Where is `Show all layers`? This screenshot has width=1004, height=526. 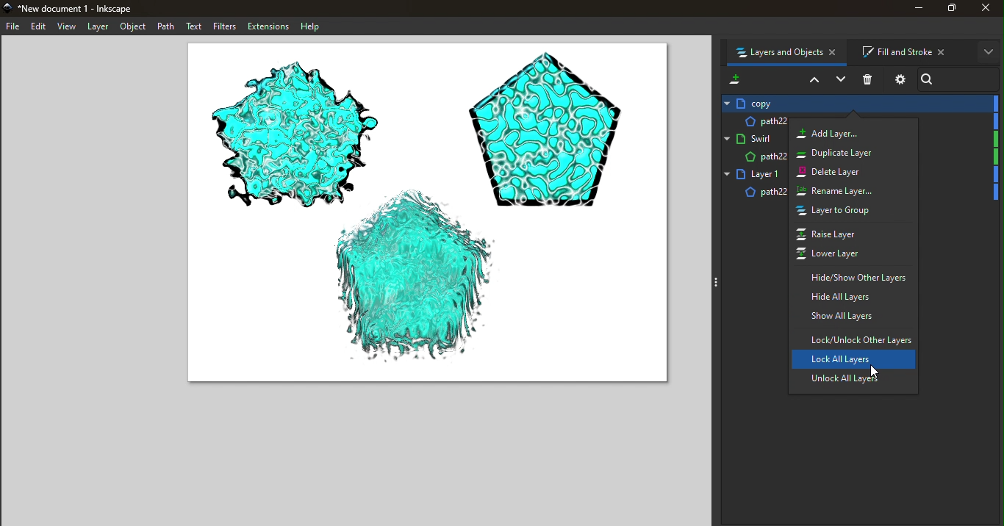
Show all layers is located at coordinates (852, 317).